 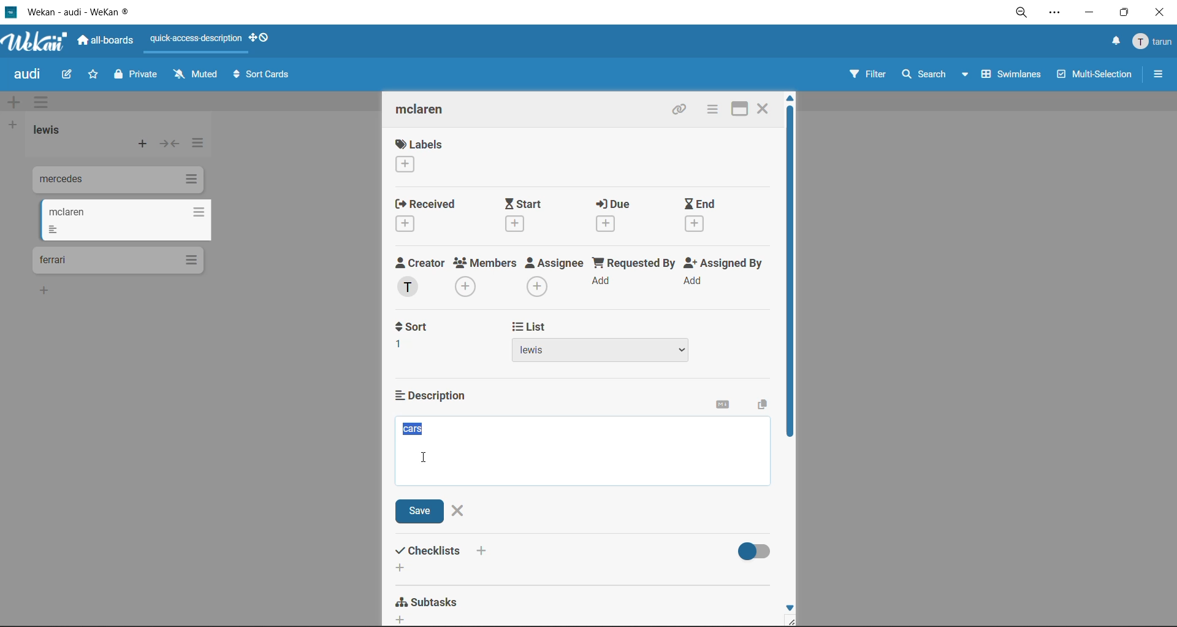 What do you see at coordinates (118, 261) in the screenshot?
I see `cards` at bounding box center [118, 261].